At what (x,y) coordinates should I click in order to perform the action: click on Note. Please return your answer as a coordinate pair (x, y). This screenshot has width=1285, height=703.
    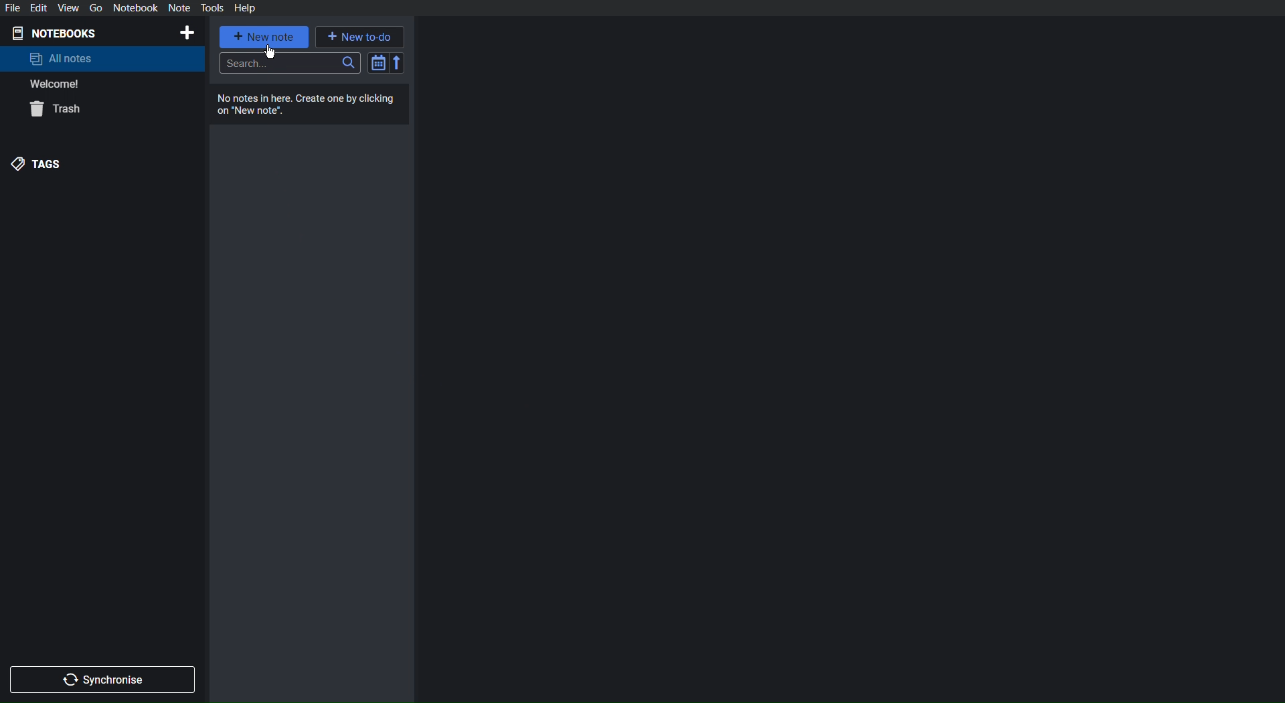
    Looking at the image, I should click on (179, 8).